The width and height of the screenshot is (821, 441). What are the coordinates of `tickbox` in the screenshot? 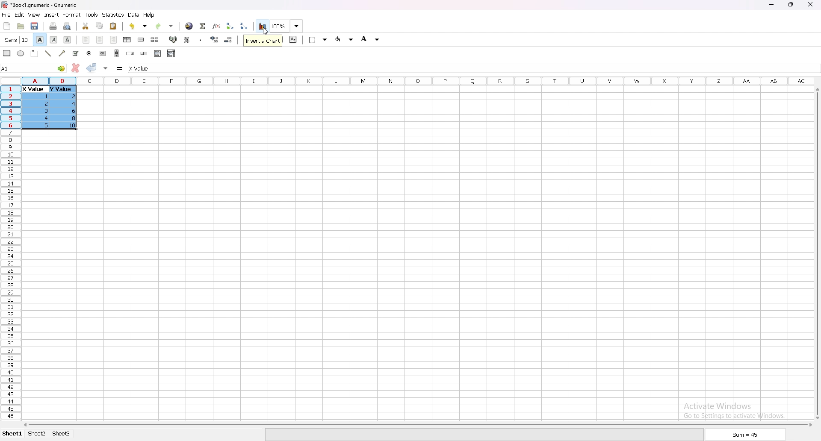 It's located at (75, 53).